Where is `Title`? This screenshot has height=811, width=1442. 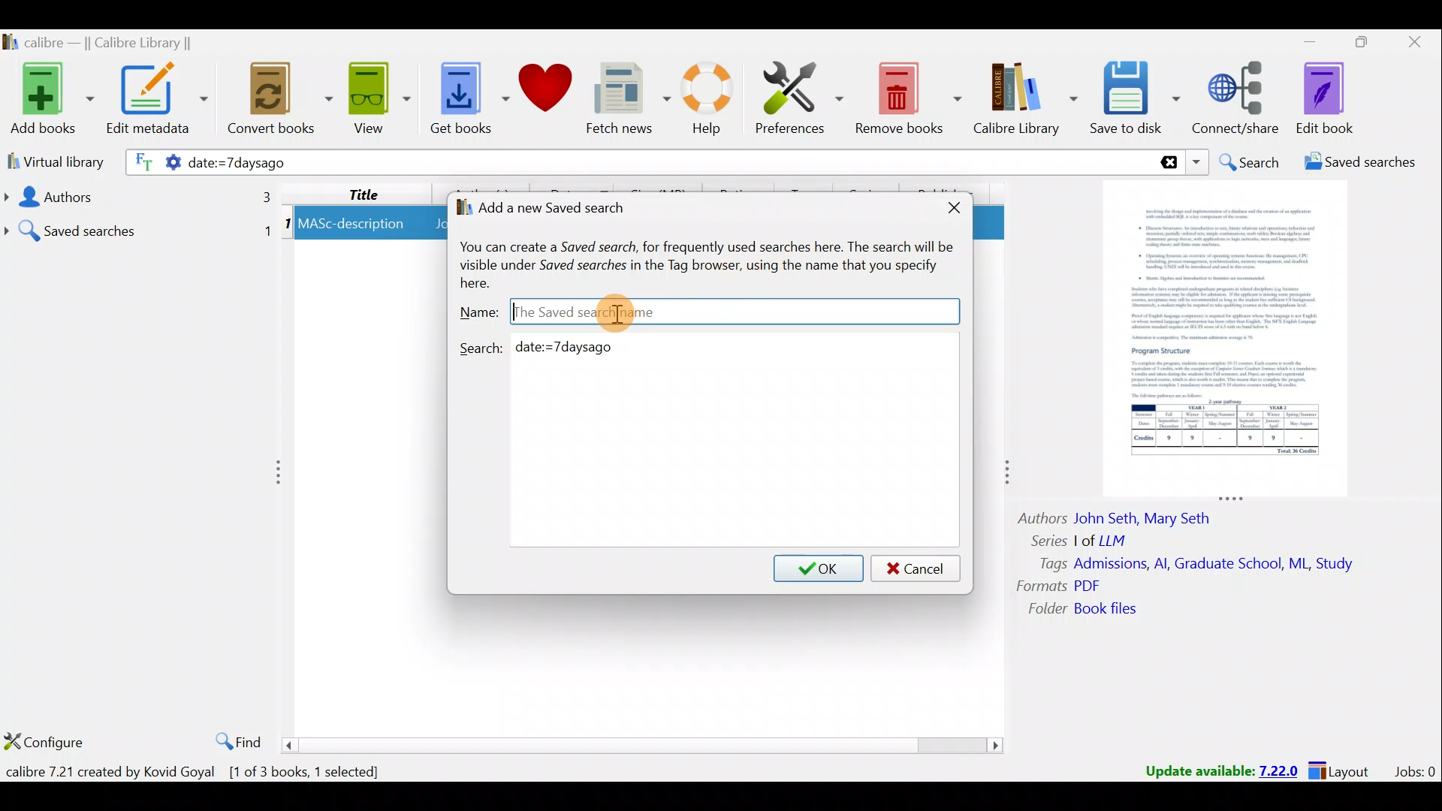 Title is located at coordinates (364, 193).